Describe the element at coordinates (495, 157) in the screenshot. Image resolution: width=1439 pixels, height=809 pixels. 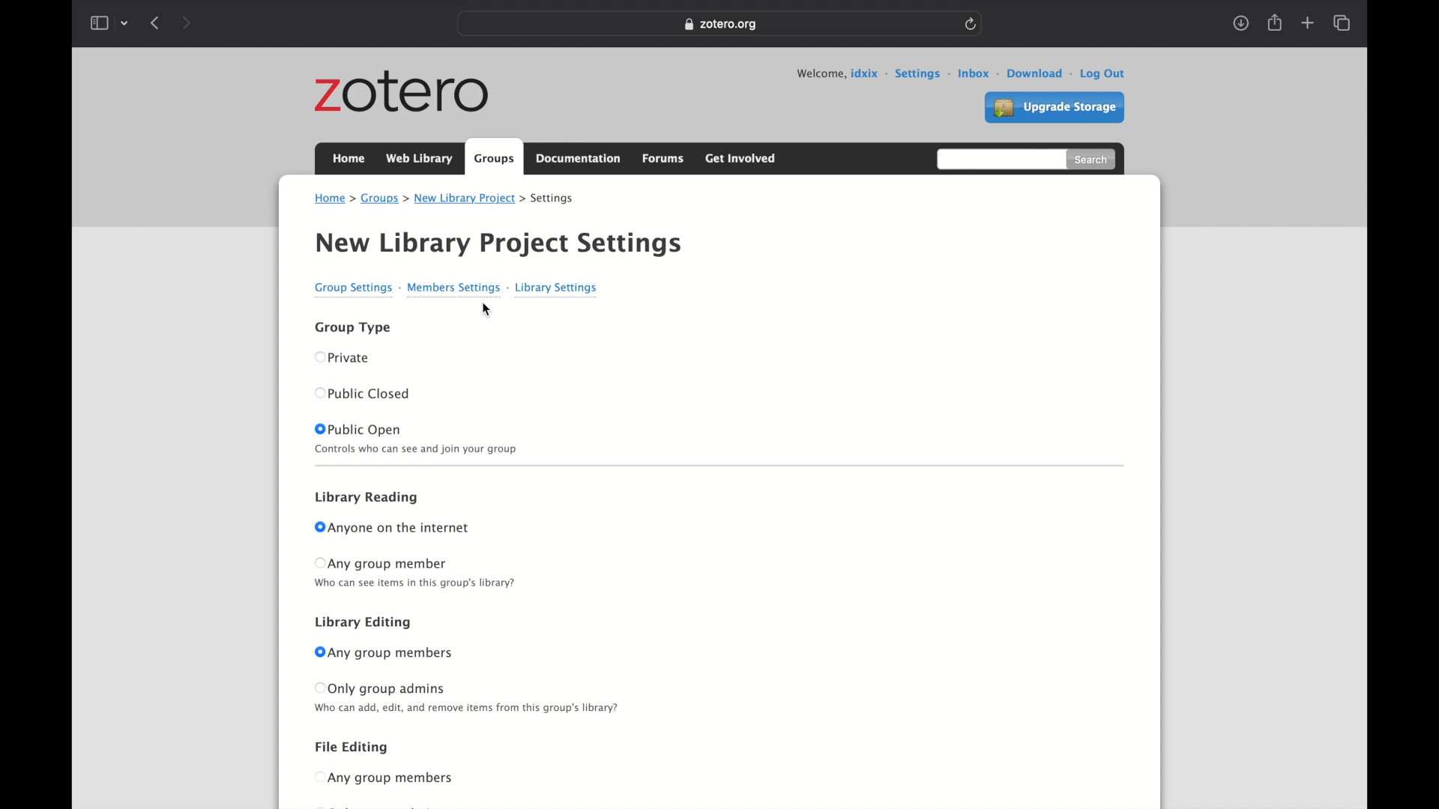
I see `groups` at that location.